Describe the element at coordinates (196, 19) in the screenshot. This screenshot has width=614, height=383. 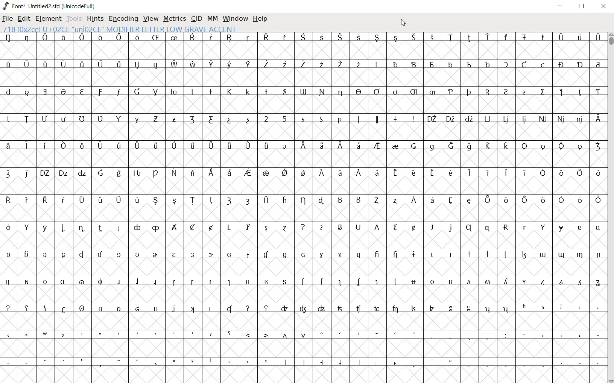
I see `cid` at that location.